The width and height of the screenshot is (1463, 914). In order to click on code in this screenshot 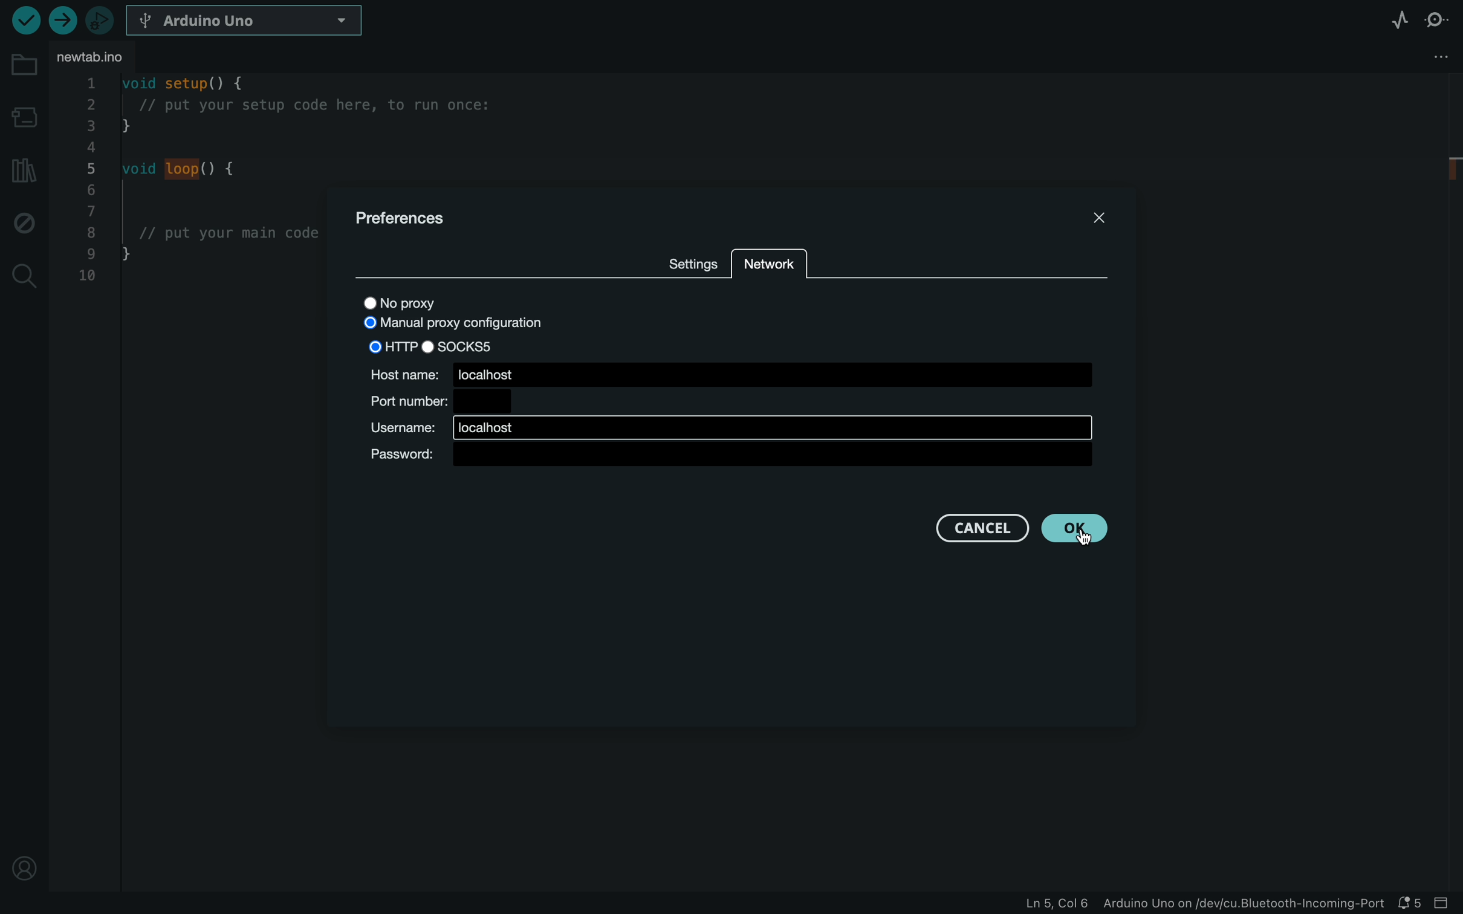, I will do `click(196, 213)`.